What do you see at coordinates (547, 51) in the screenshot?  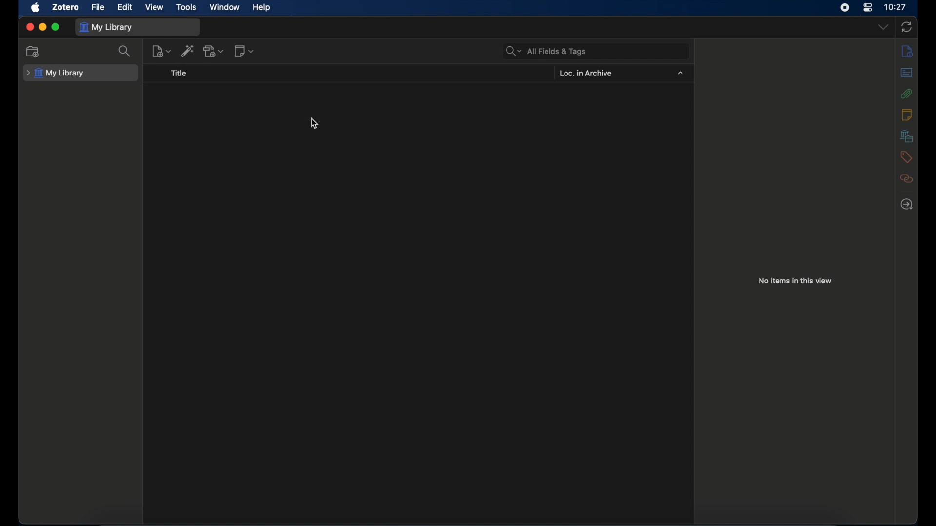 I see `all fields & Tags` at bounding box center [547, 51].